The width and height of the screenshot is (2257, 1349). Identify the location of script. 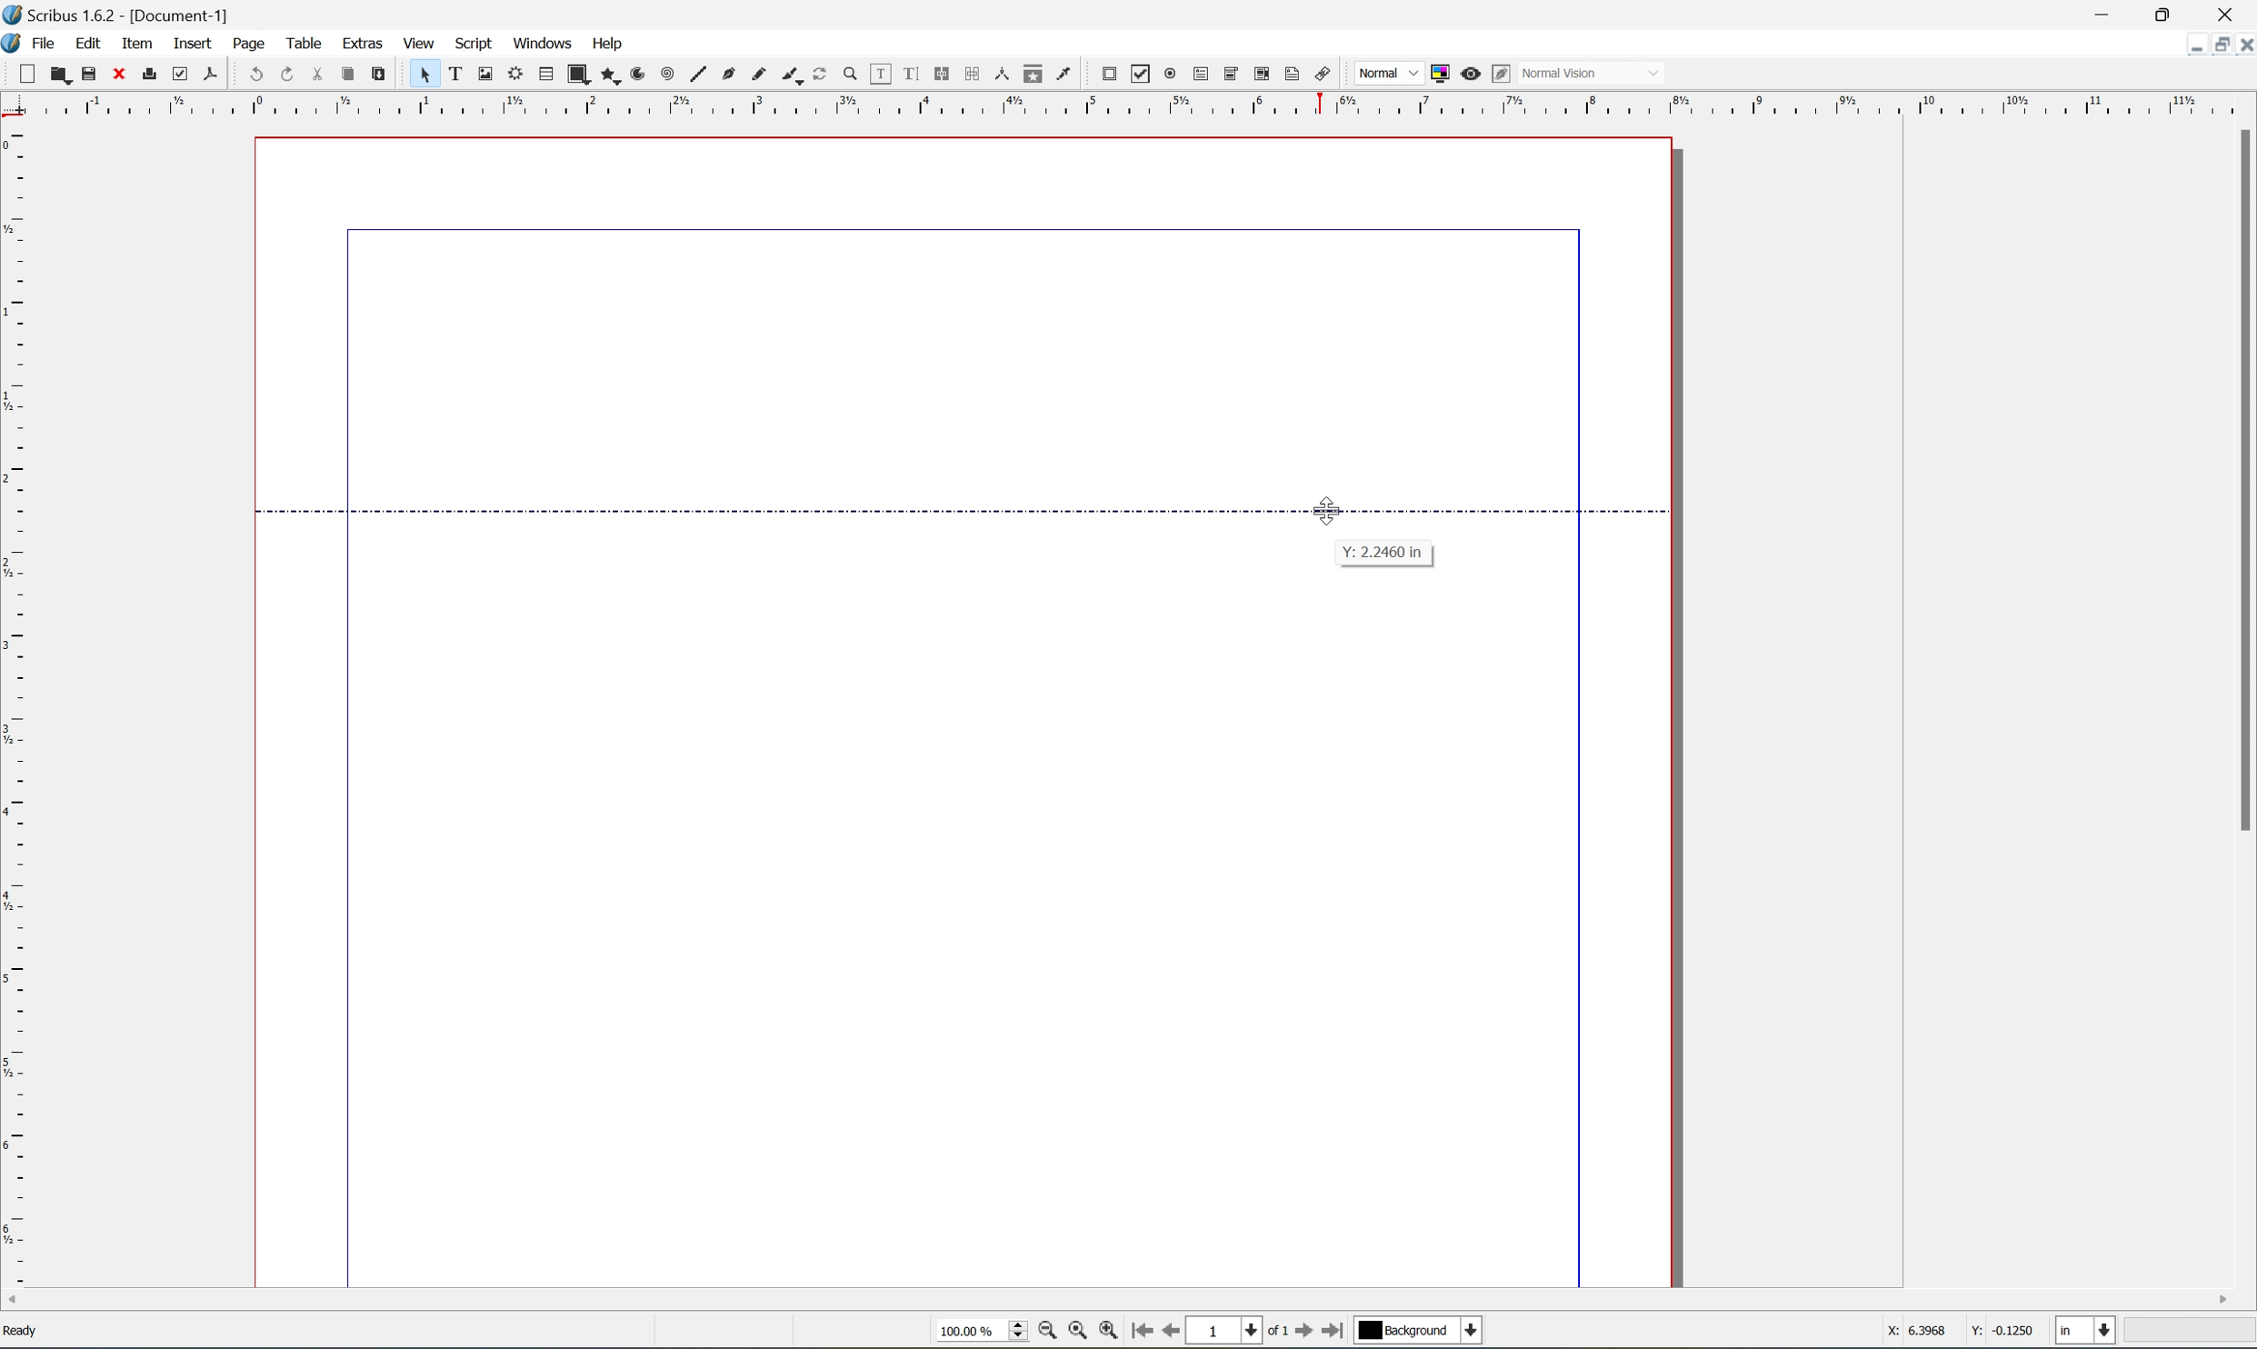
(479, 43).